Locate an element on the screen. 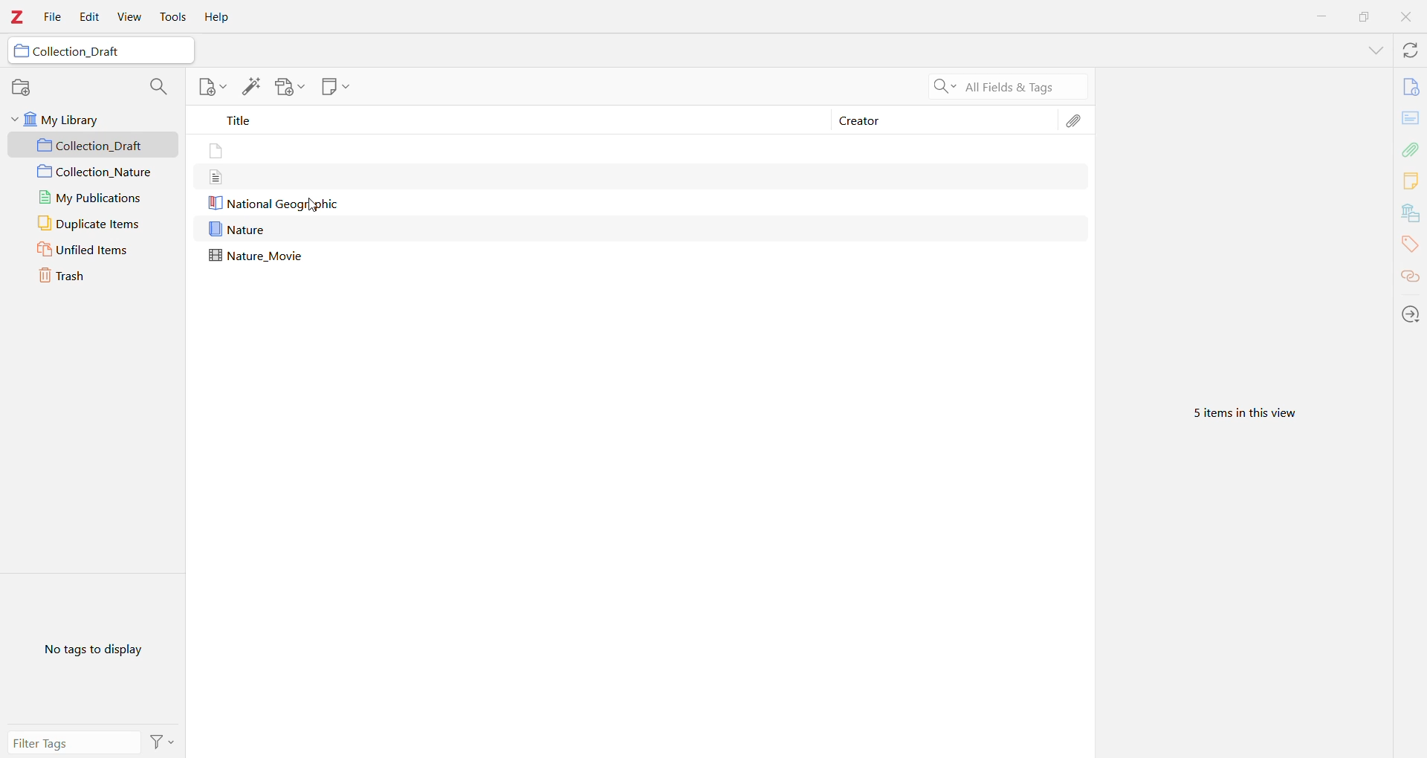  Add Item(s) by Identifier is located at coordinates (253, 87).